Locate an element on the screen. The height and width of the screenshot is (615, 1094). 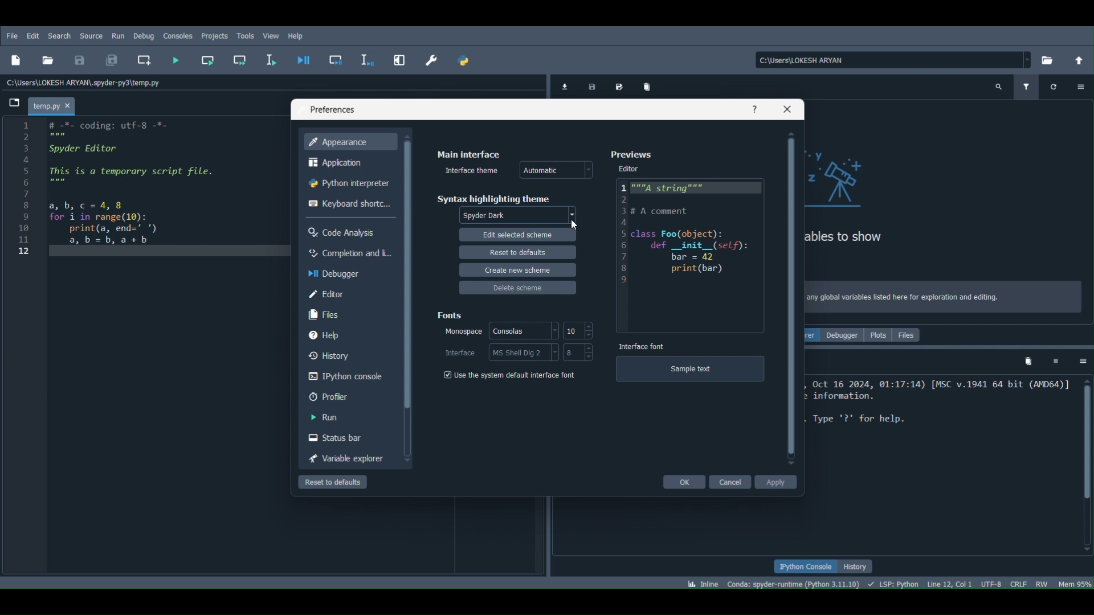
Debug is located at coordinates (143, 34).